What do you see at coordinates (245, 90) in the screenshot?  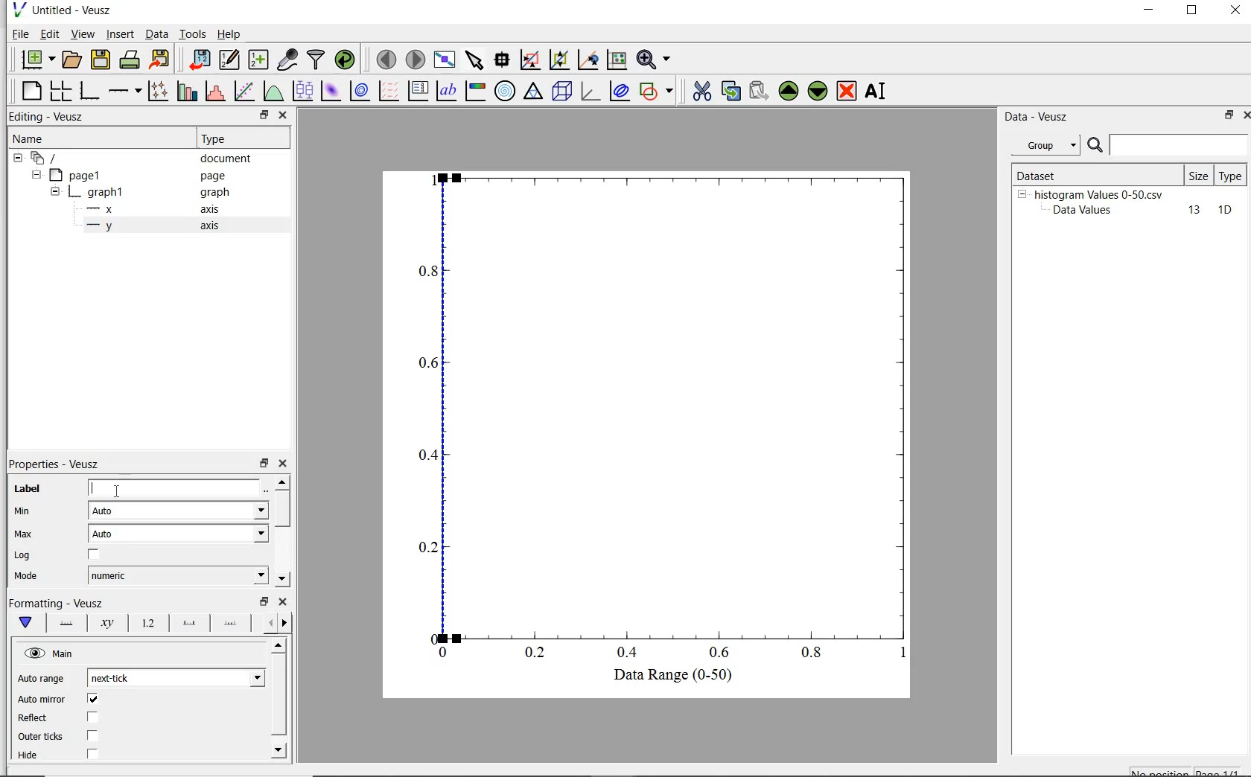 I see `fit a function to data` at bounding box center [245, 90].